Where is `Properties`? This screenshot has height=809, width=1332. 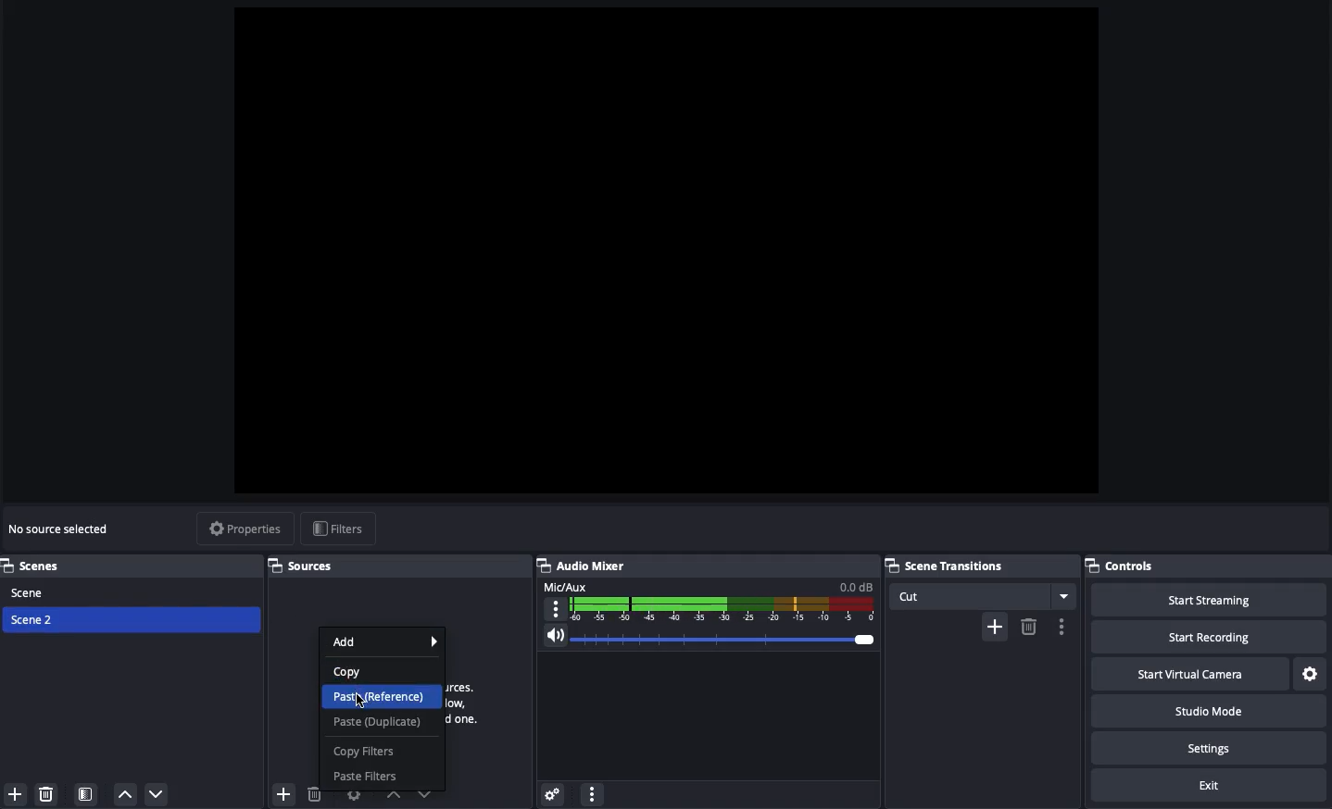
Properties is located at coordinates (245, 528).